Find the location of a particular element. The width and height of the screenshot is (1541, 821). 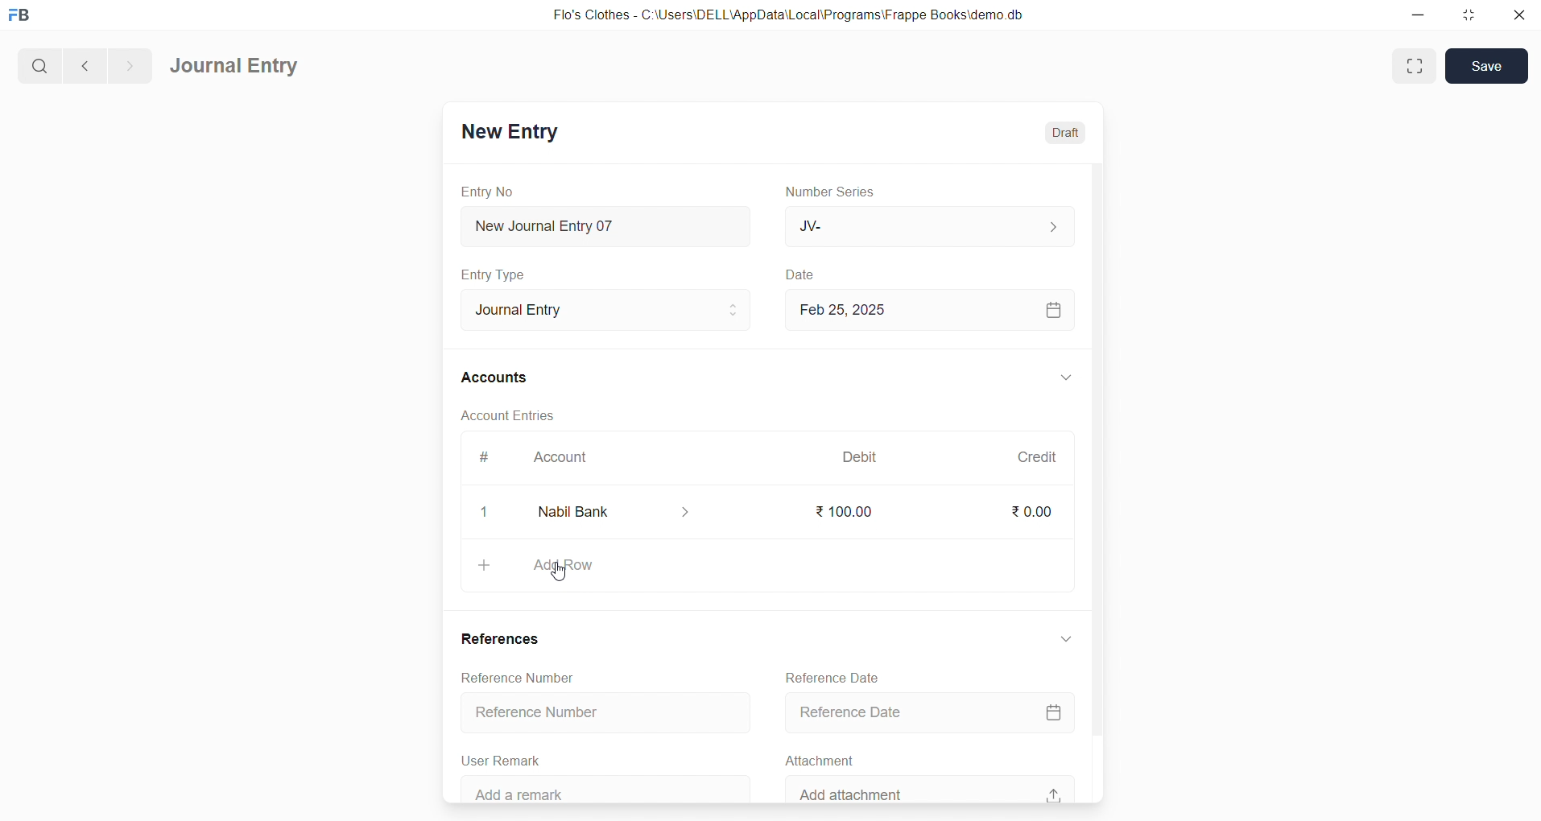

Account Entries is located at coordinates (510, 418).